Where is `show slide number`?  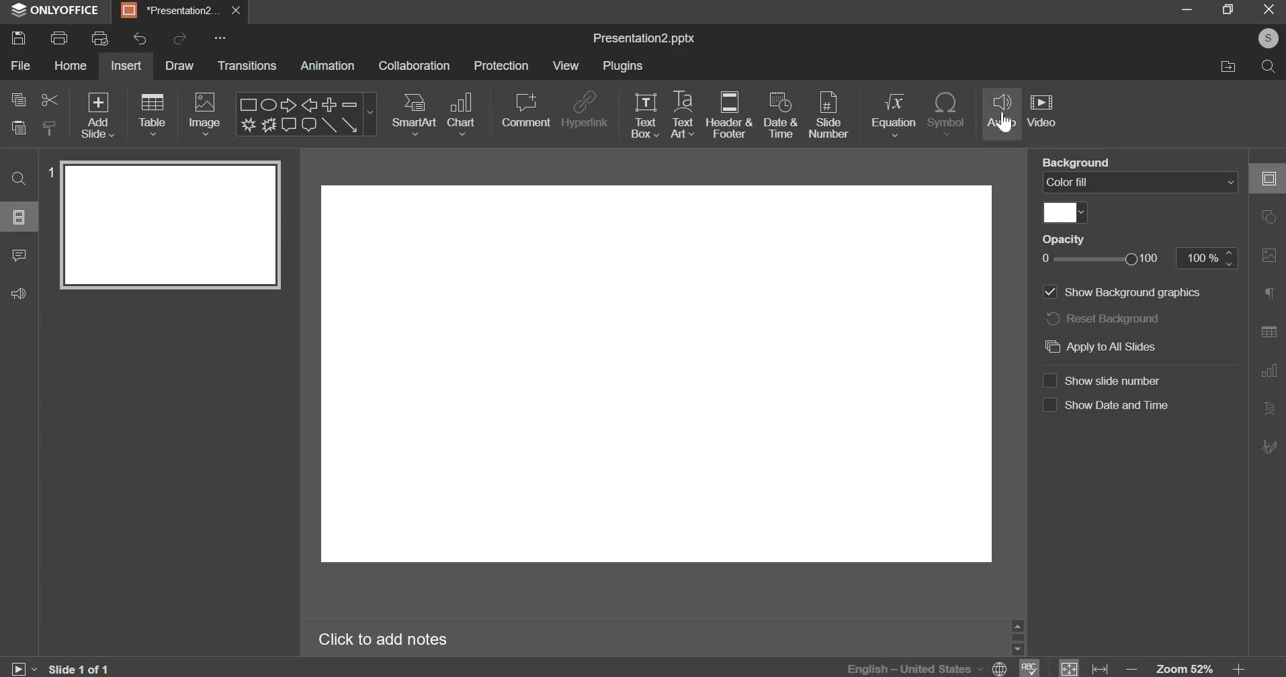
show slide number is located at coordinates (1109, 380).